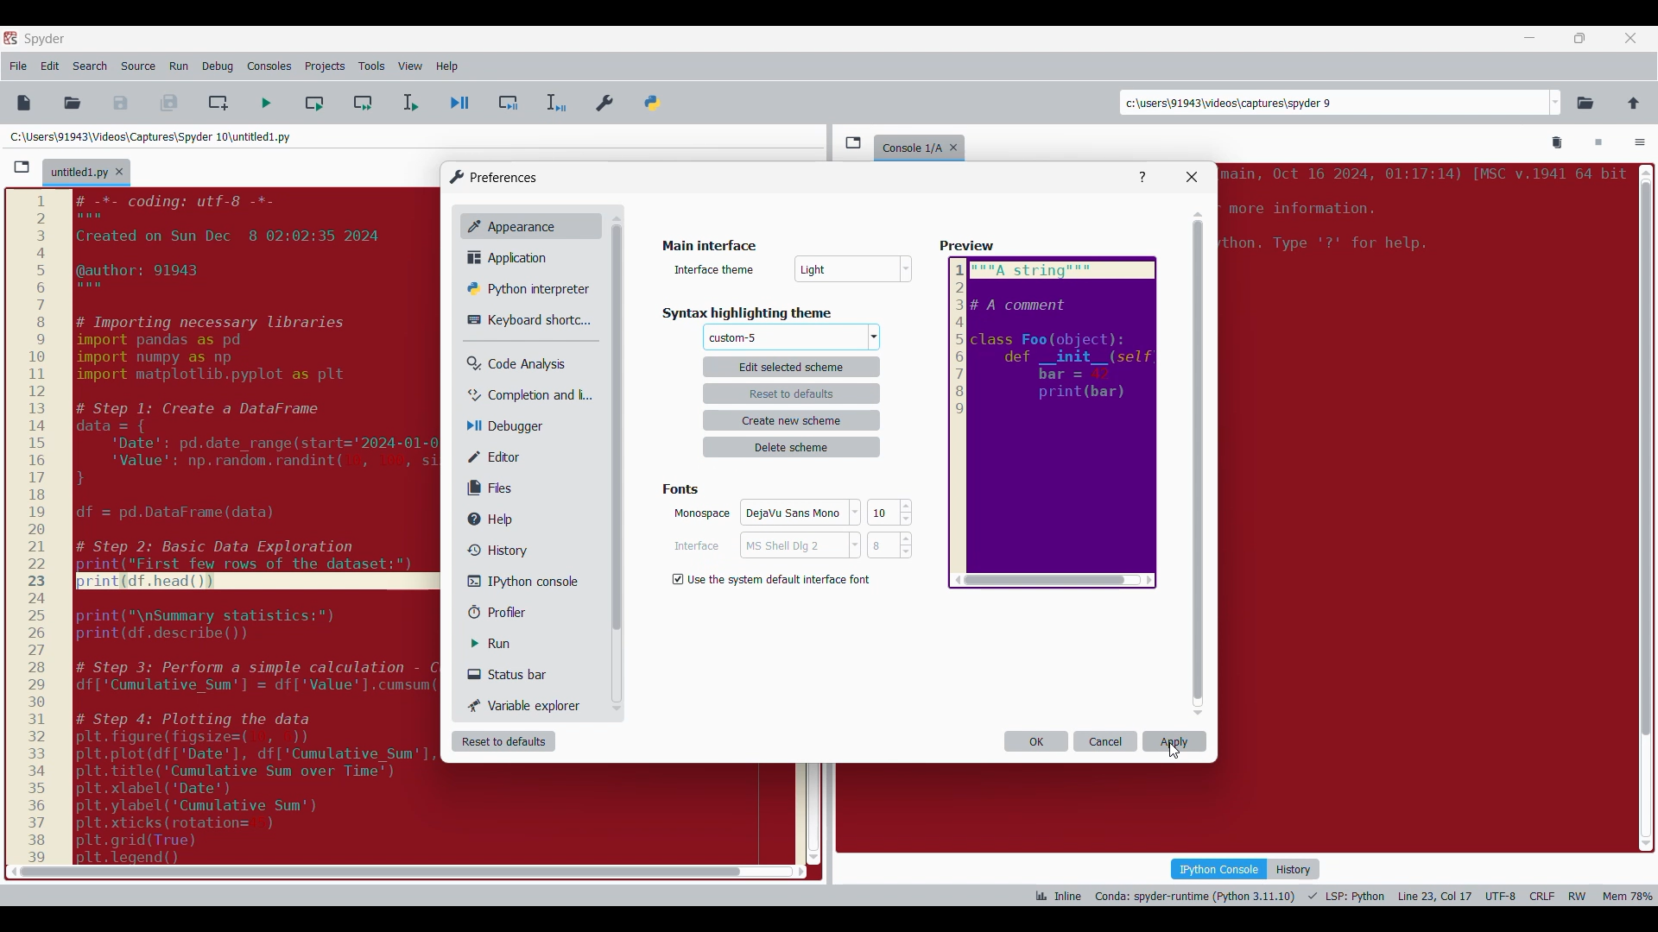 The width and height of the screenshot is (1658, 932). What do you see at coordinates (794, 420) in the screenshot?
I see `create new scheme` at bounding box center [794, 420].